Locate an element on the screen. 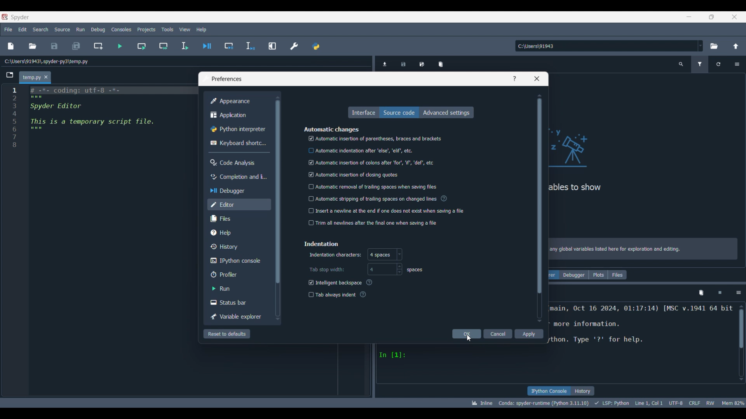  Import data is located at coordinates (385, 63).